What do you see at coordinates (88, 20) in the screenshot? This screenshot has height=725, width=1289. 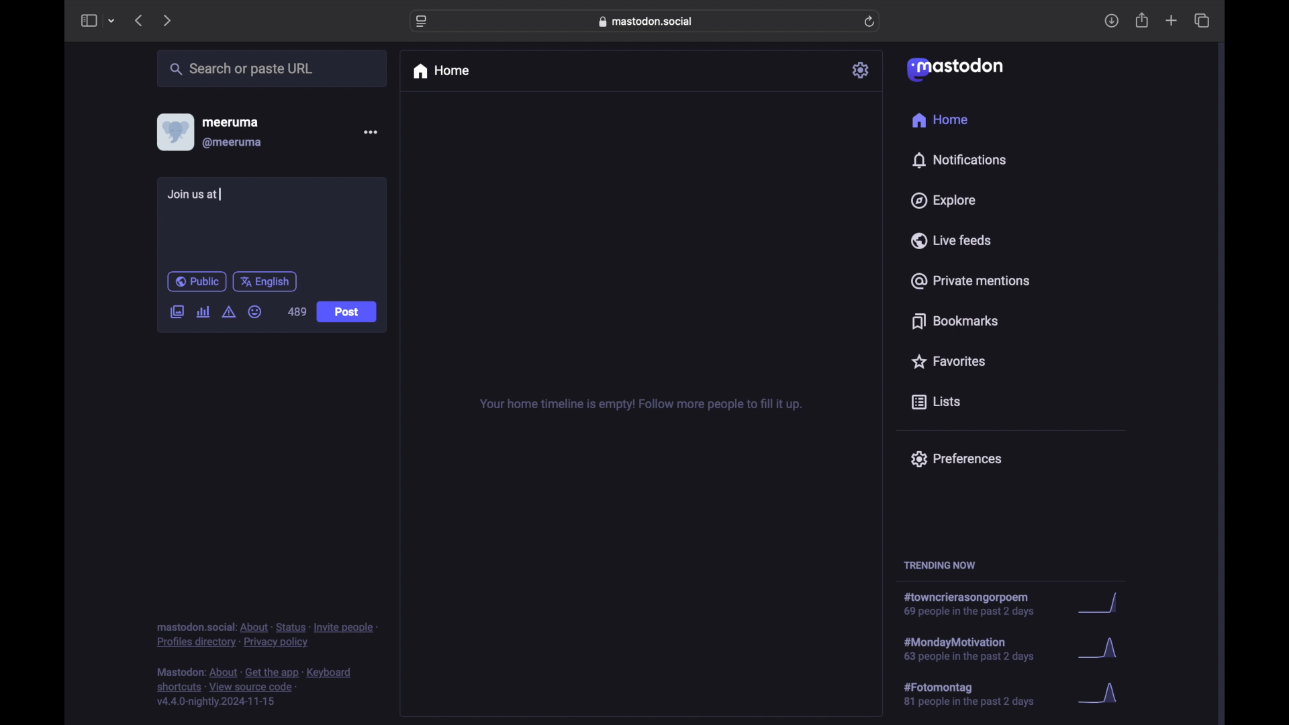 I see `sidebar` at bounding box center [88, 20].